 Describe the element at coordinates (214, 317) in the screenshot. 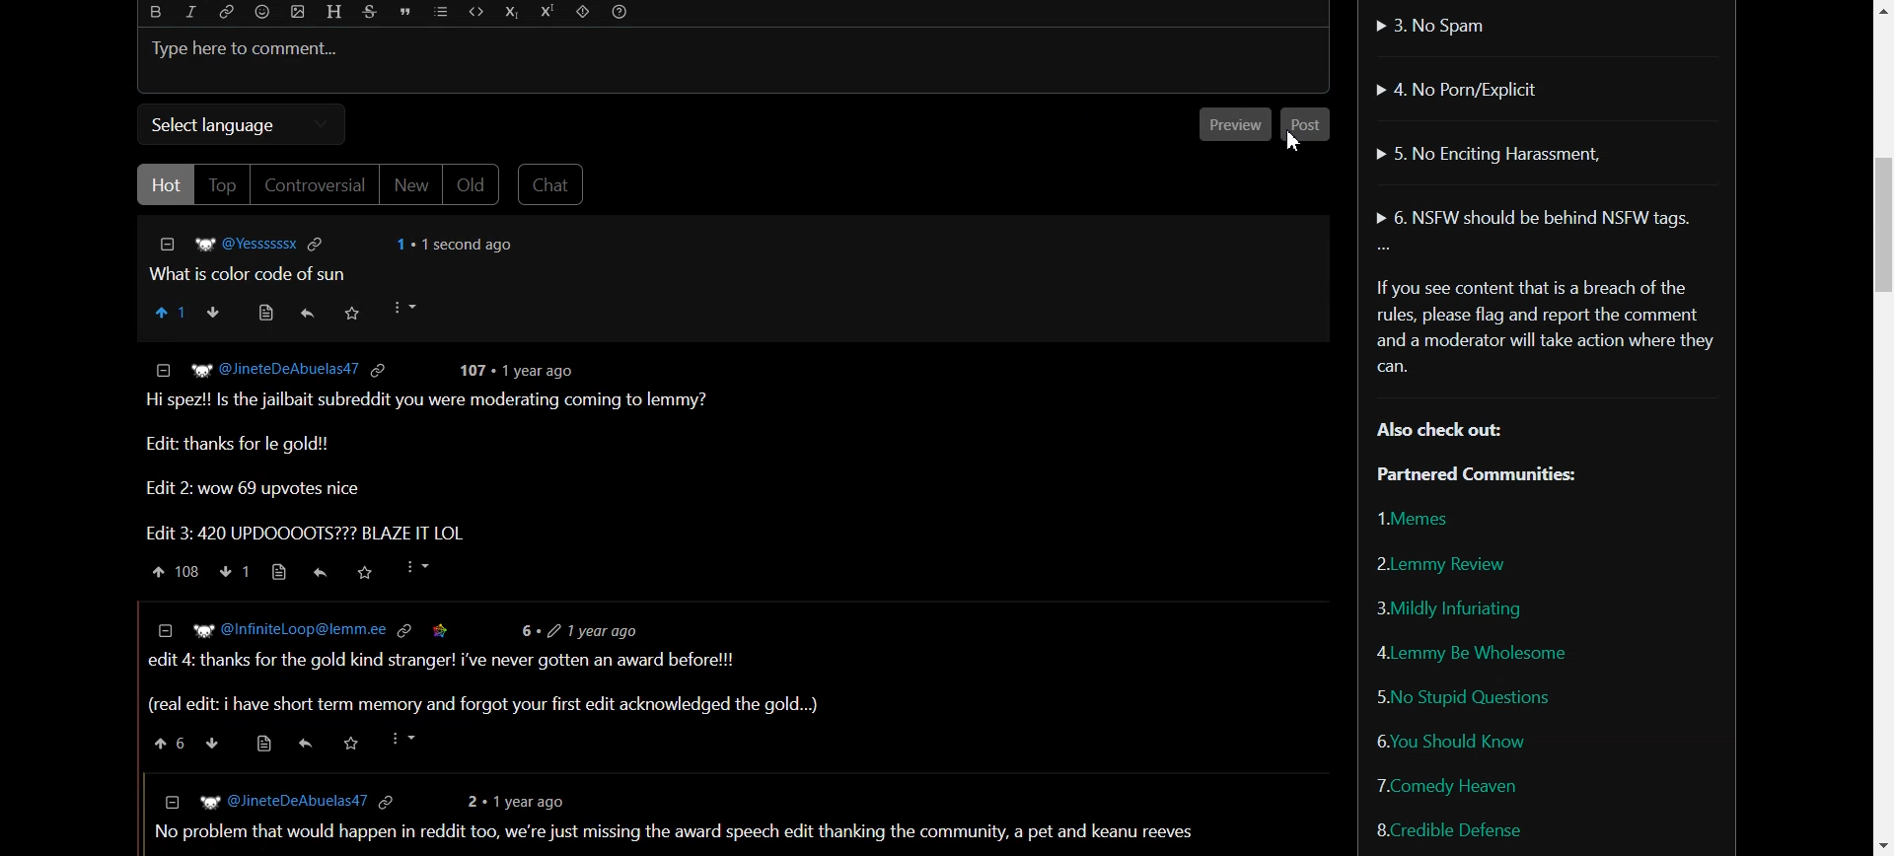

I see `Downvote` at that location.